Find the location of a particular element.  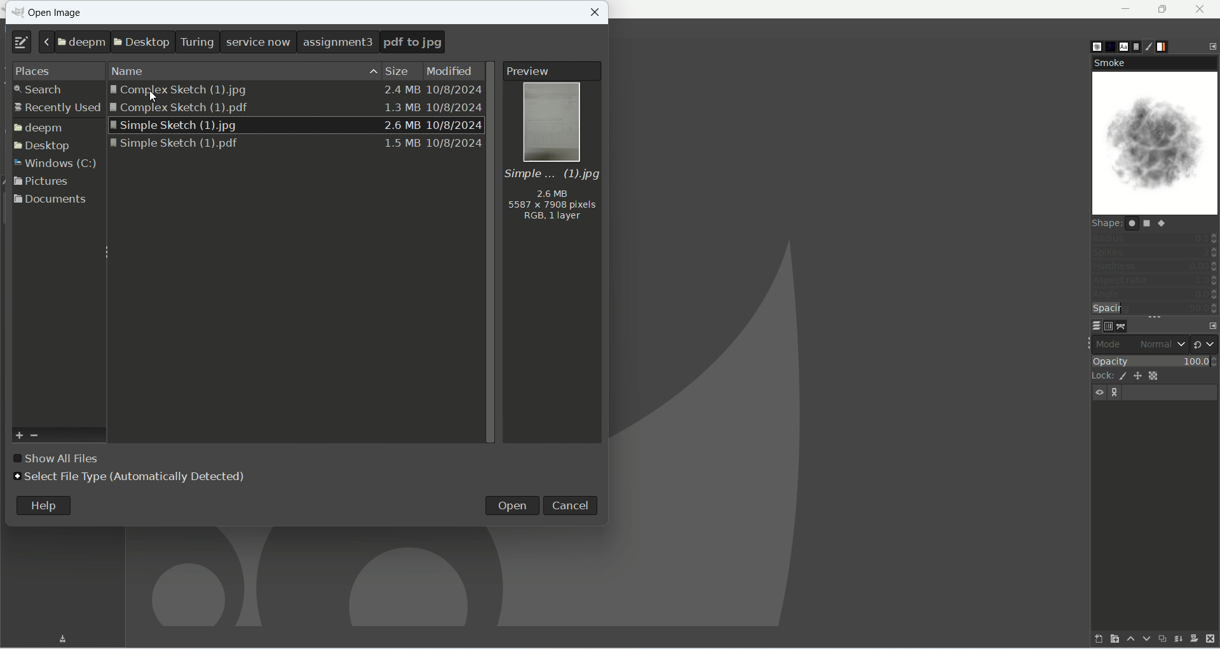

configure this tab is located at coordinates (1212, 325).